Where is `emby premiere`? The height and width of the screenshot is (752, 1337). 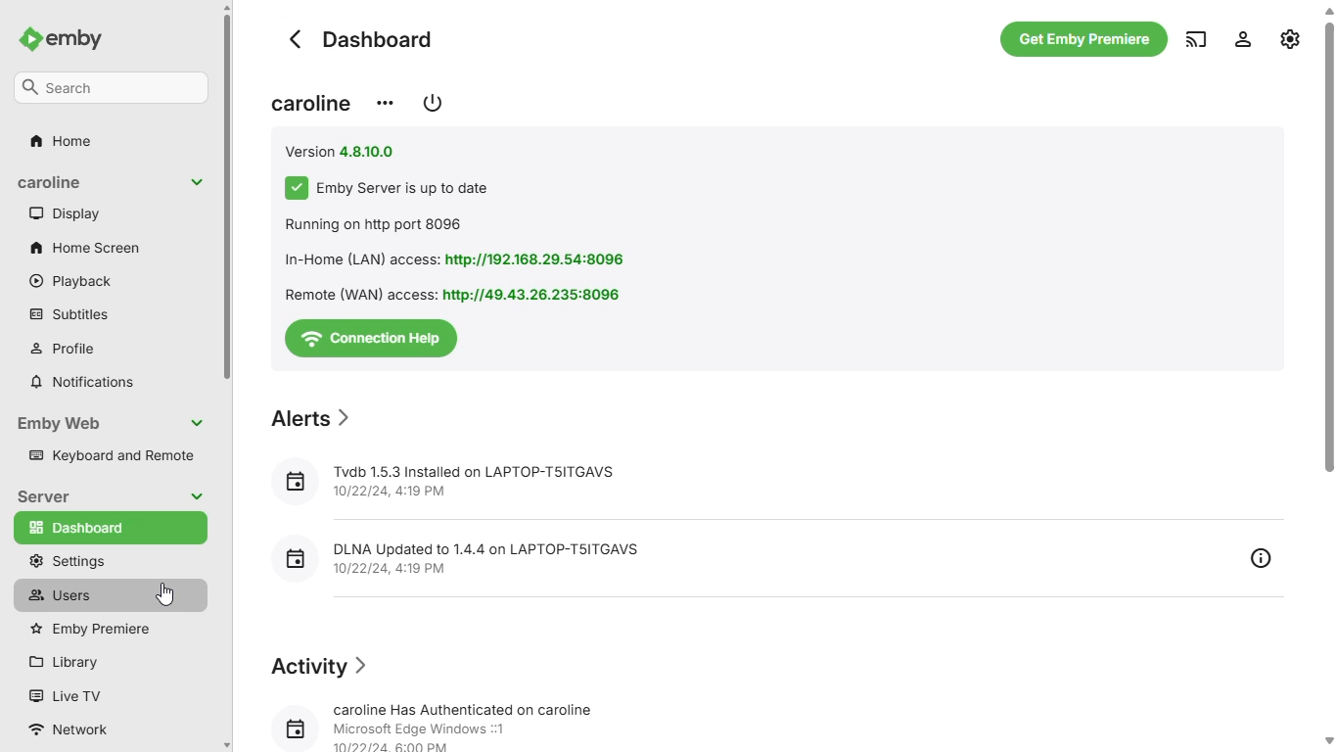
emby premiere is located at coordinates (89, 630).